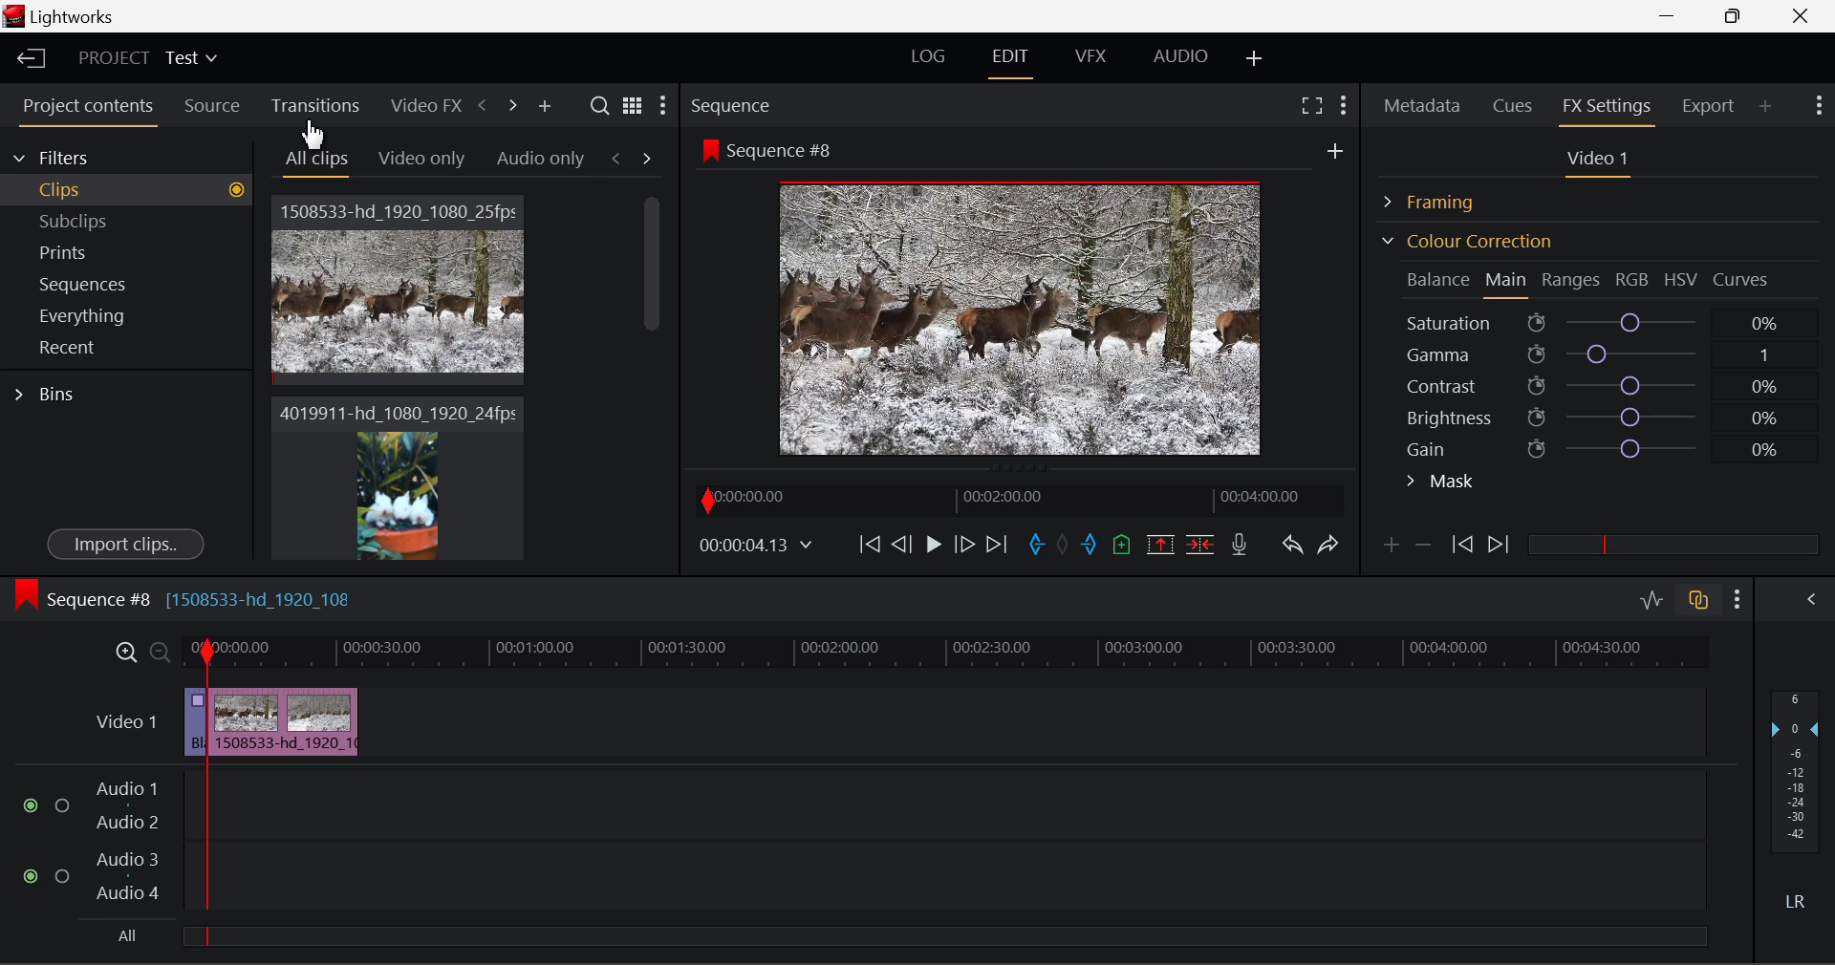 The height and width of the screenshot is (965, 1835). I want to click on Video 1 Settings, so click(1601, 162).